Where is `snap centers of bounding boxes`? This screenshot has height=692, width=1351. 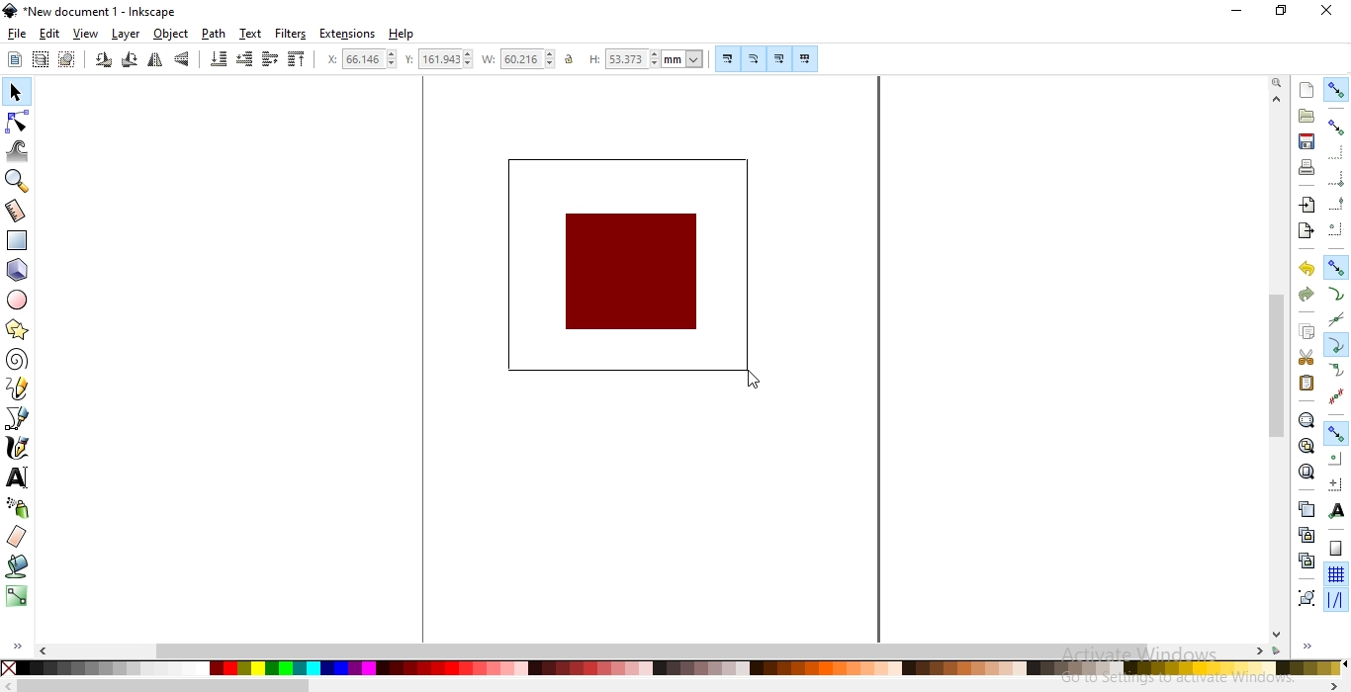
snap centers of bounding boxes is located at coordinates (1337, 228).